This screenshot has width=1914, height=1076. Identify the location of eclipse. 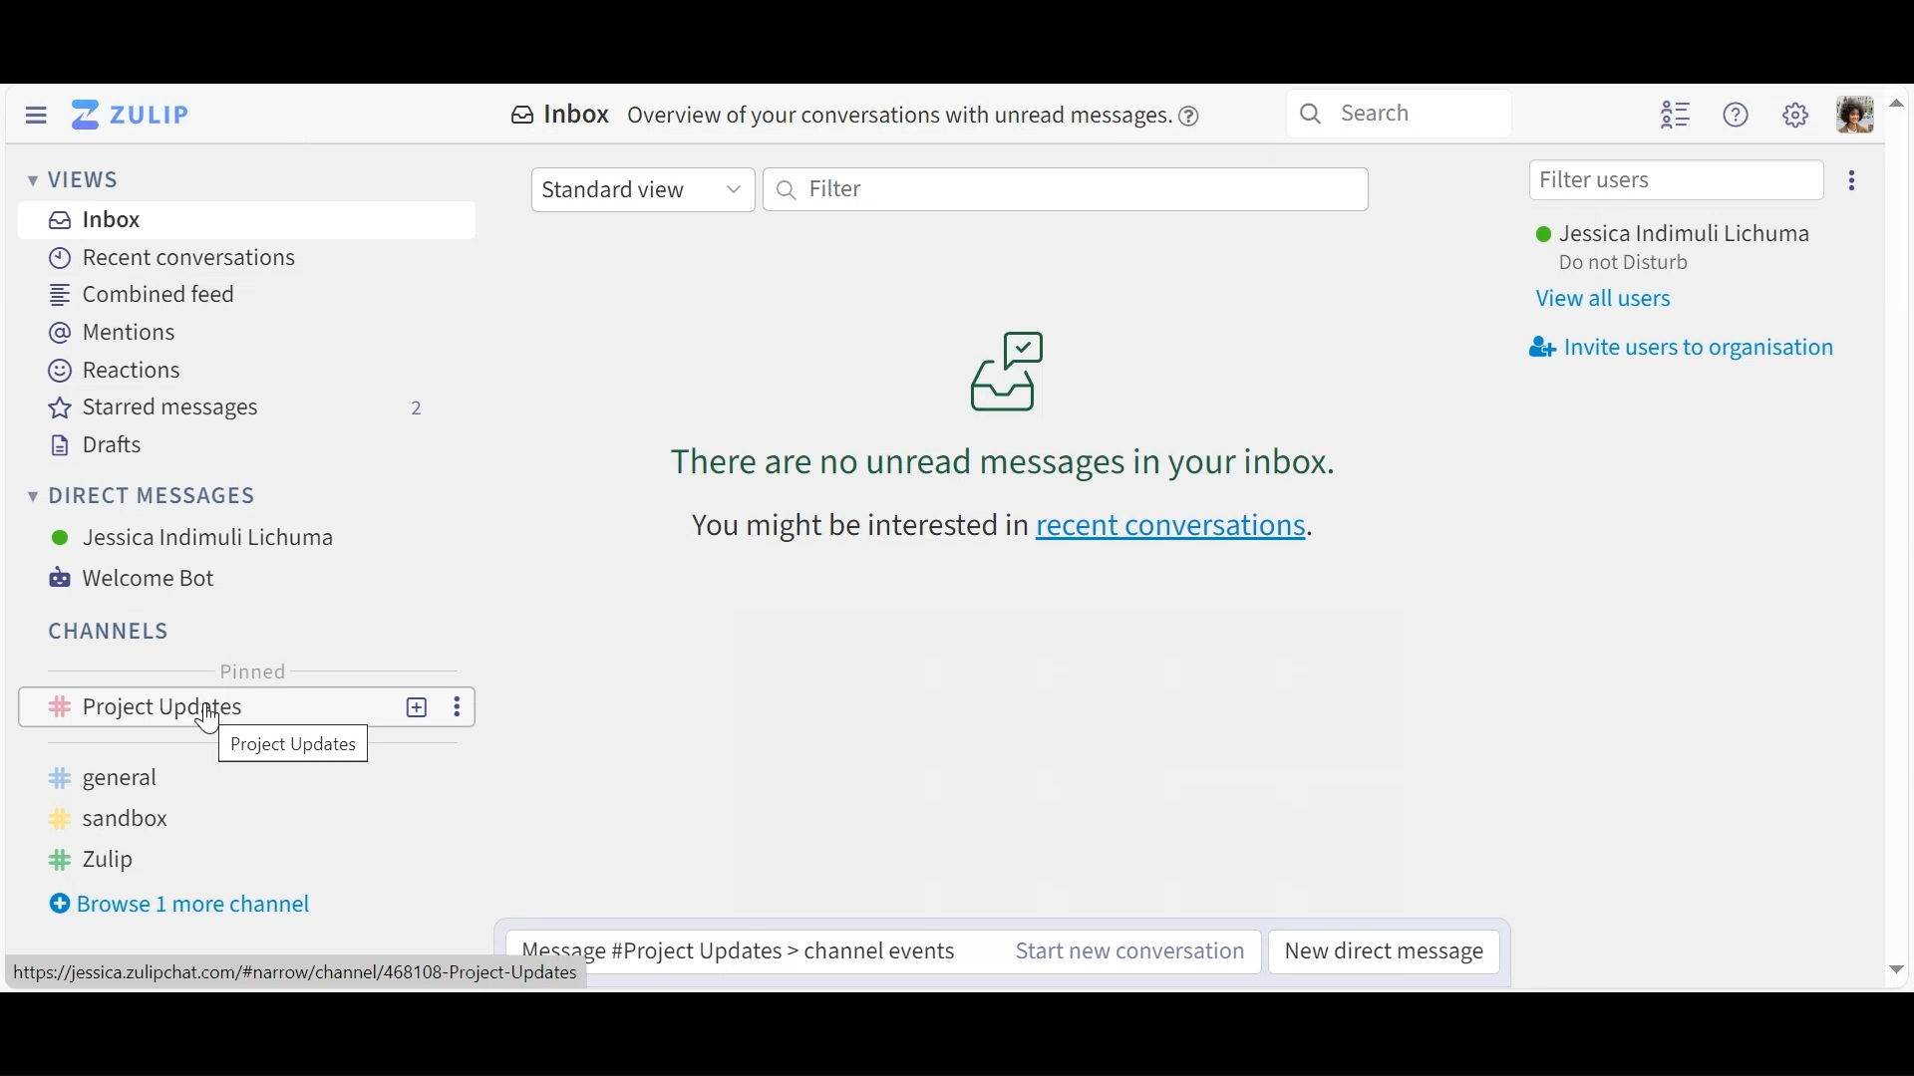
(1854, 180).